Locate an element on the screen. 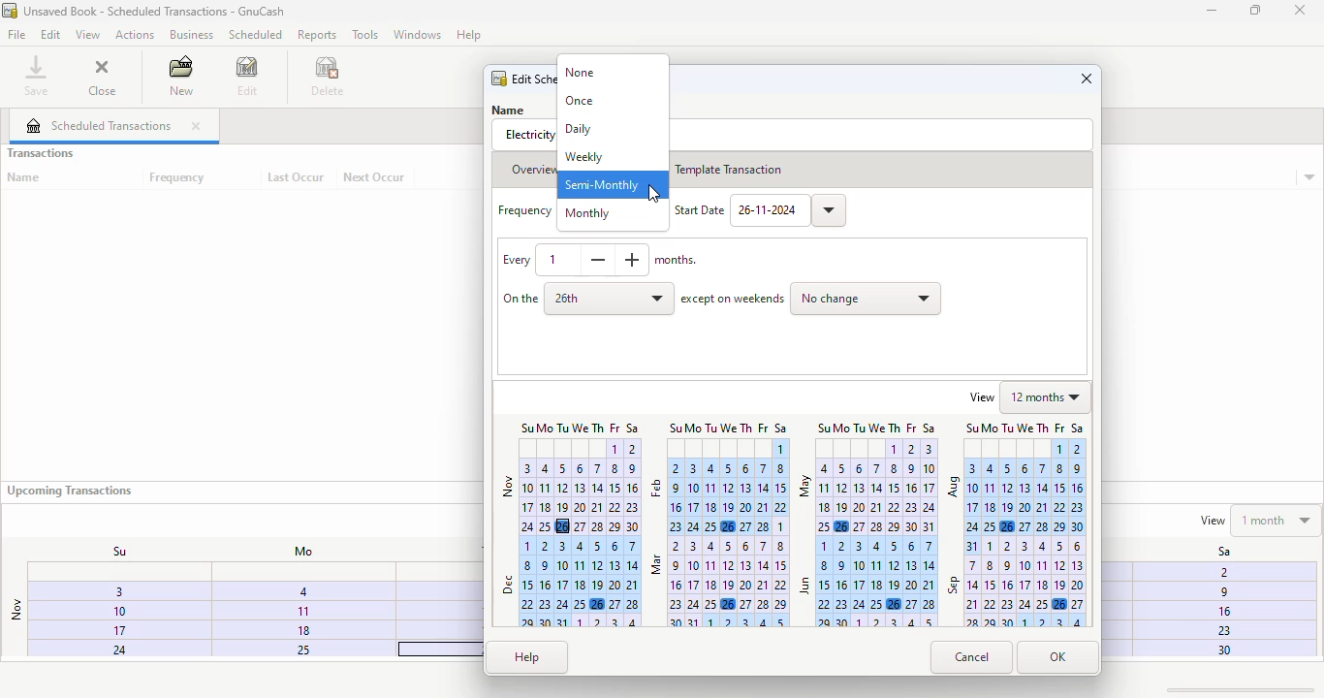  1 is located at coordinates (554, 258).